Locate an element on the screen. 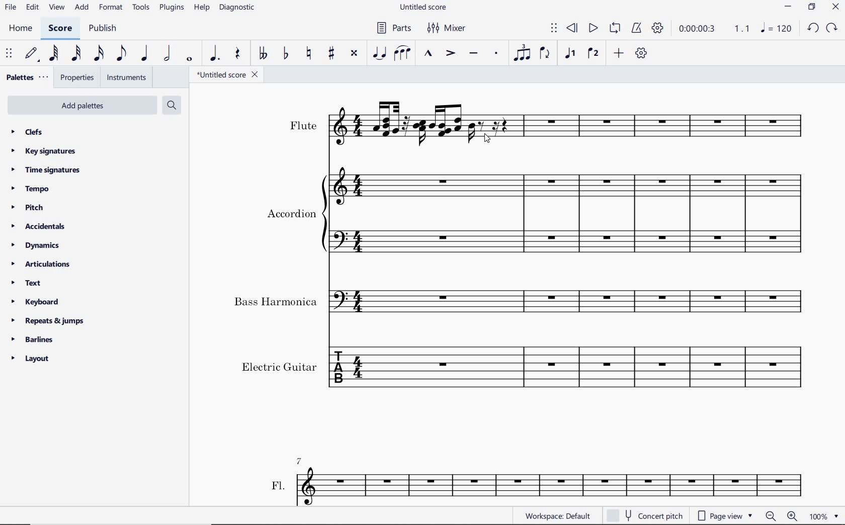 This screenshot has height=525, width=845. toggle natural is located at coordinates (310, 54).